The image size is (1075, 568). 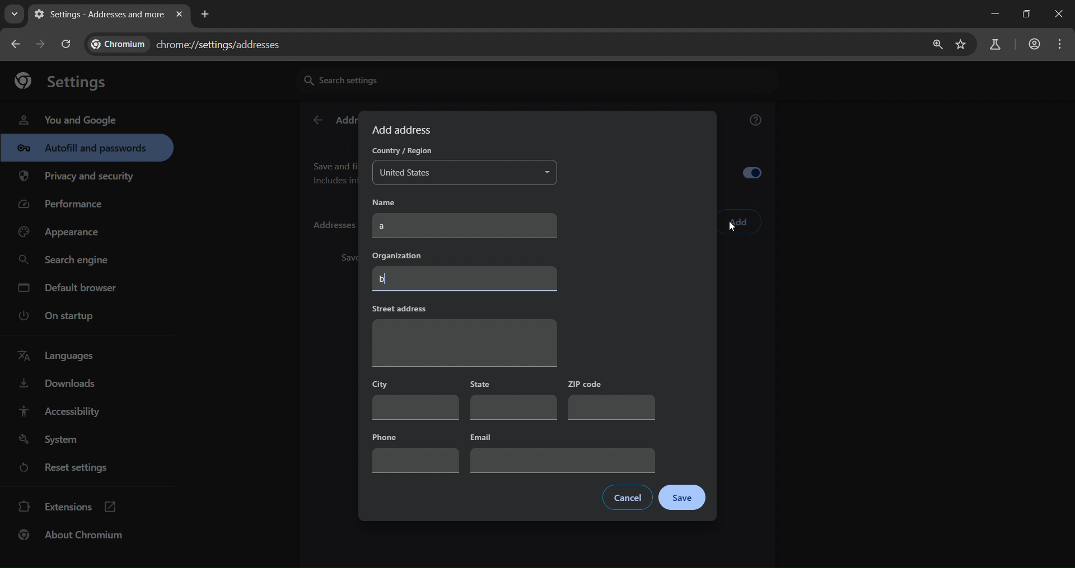 What do you see at coordinates (74, 469) in the screenshot?
I see `reset settings` at bounding box center [74, 469].